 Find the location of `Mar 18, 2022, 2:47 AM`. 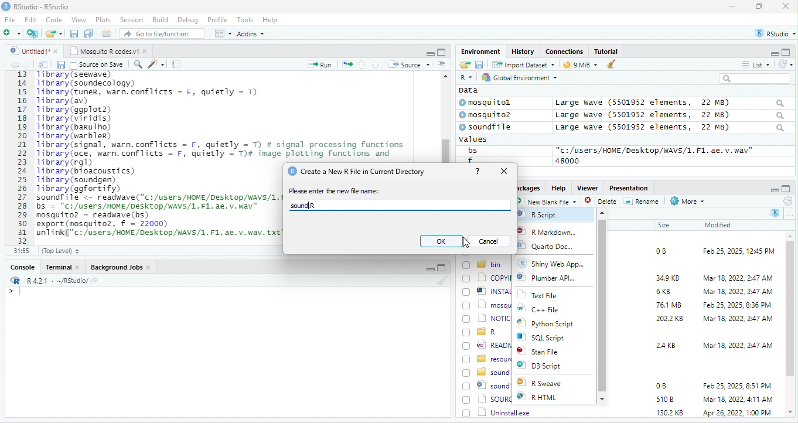

Mar 18, 2022, 2:47 AM is located at coordinates (735, 292).